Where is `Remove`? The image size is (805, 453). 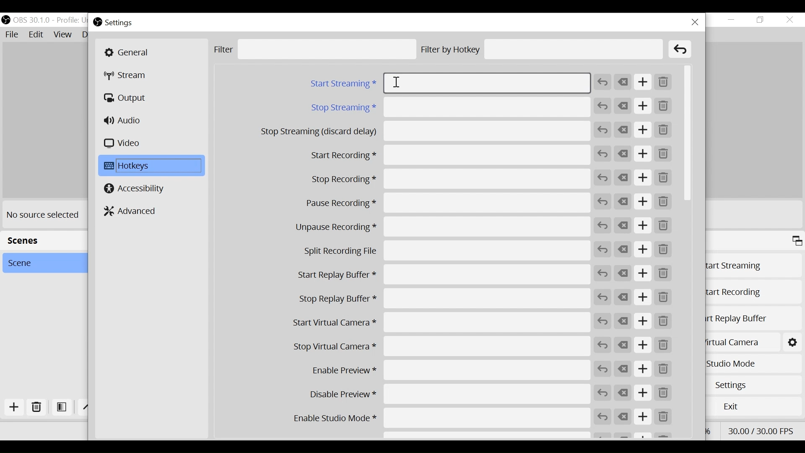 Remove is located at coordinates (663, 130).